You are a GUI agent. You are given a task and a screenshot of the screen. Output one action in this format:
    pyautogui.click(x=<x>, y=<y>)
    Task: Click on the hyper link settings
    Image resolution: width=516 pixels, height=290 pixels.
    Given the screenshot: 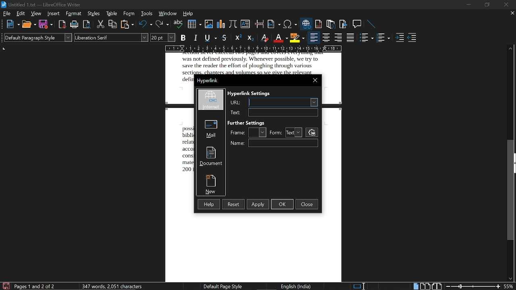 What is the action you would take?
    pyautogui.click(x=253, y=94)
    